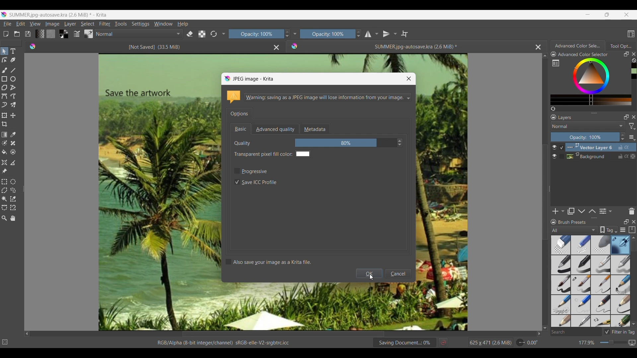  I want to click on Window text and logo, so click(318, 97).